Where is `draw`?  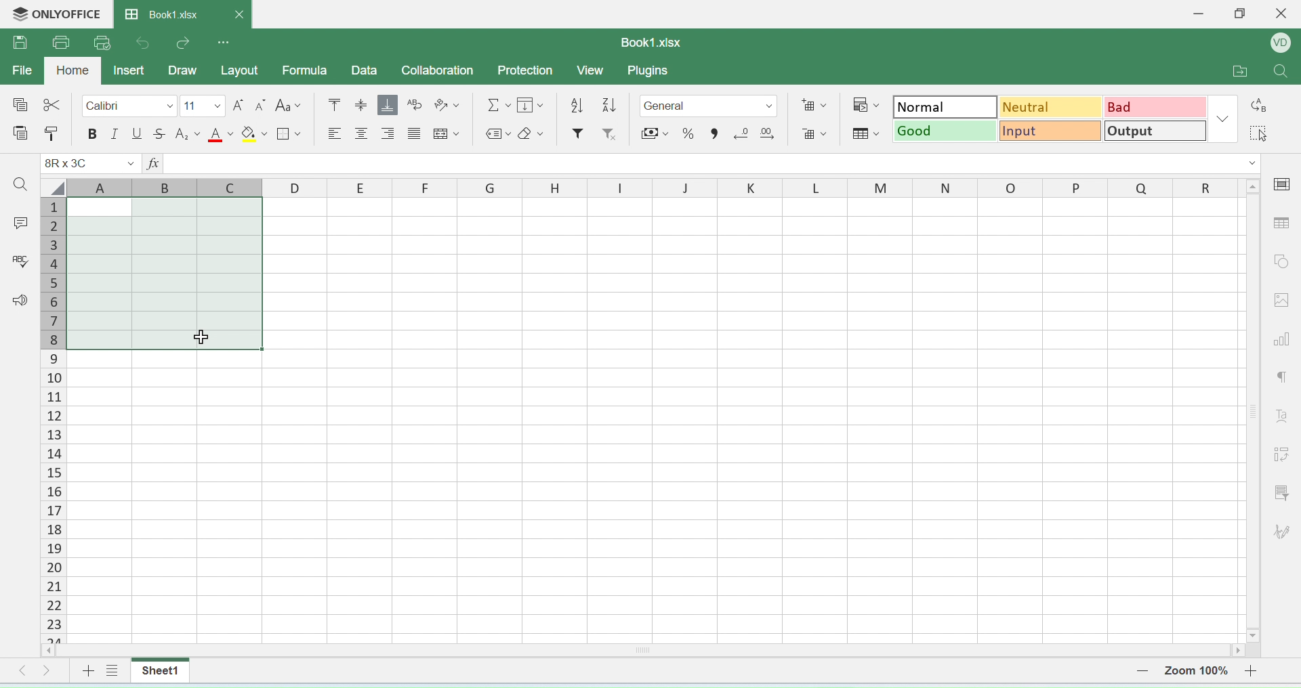
draw is located at coordinates (184, 69).